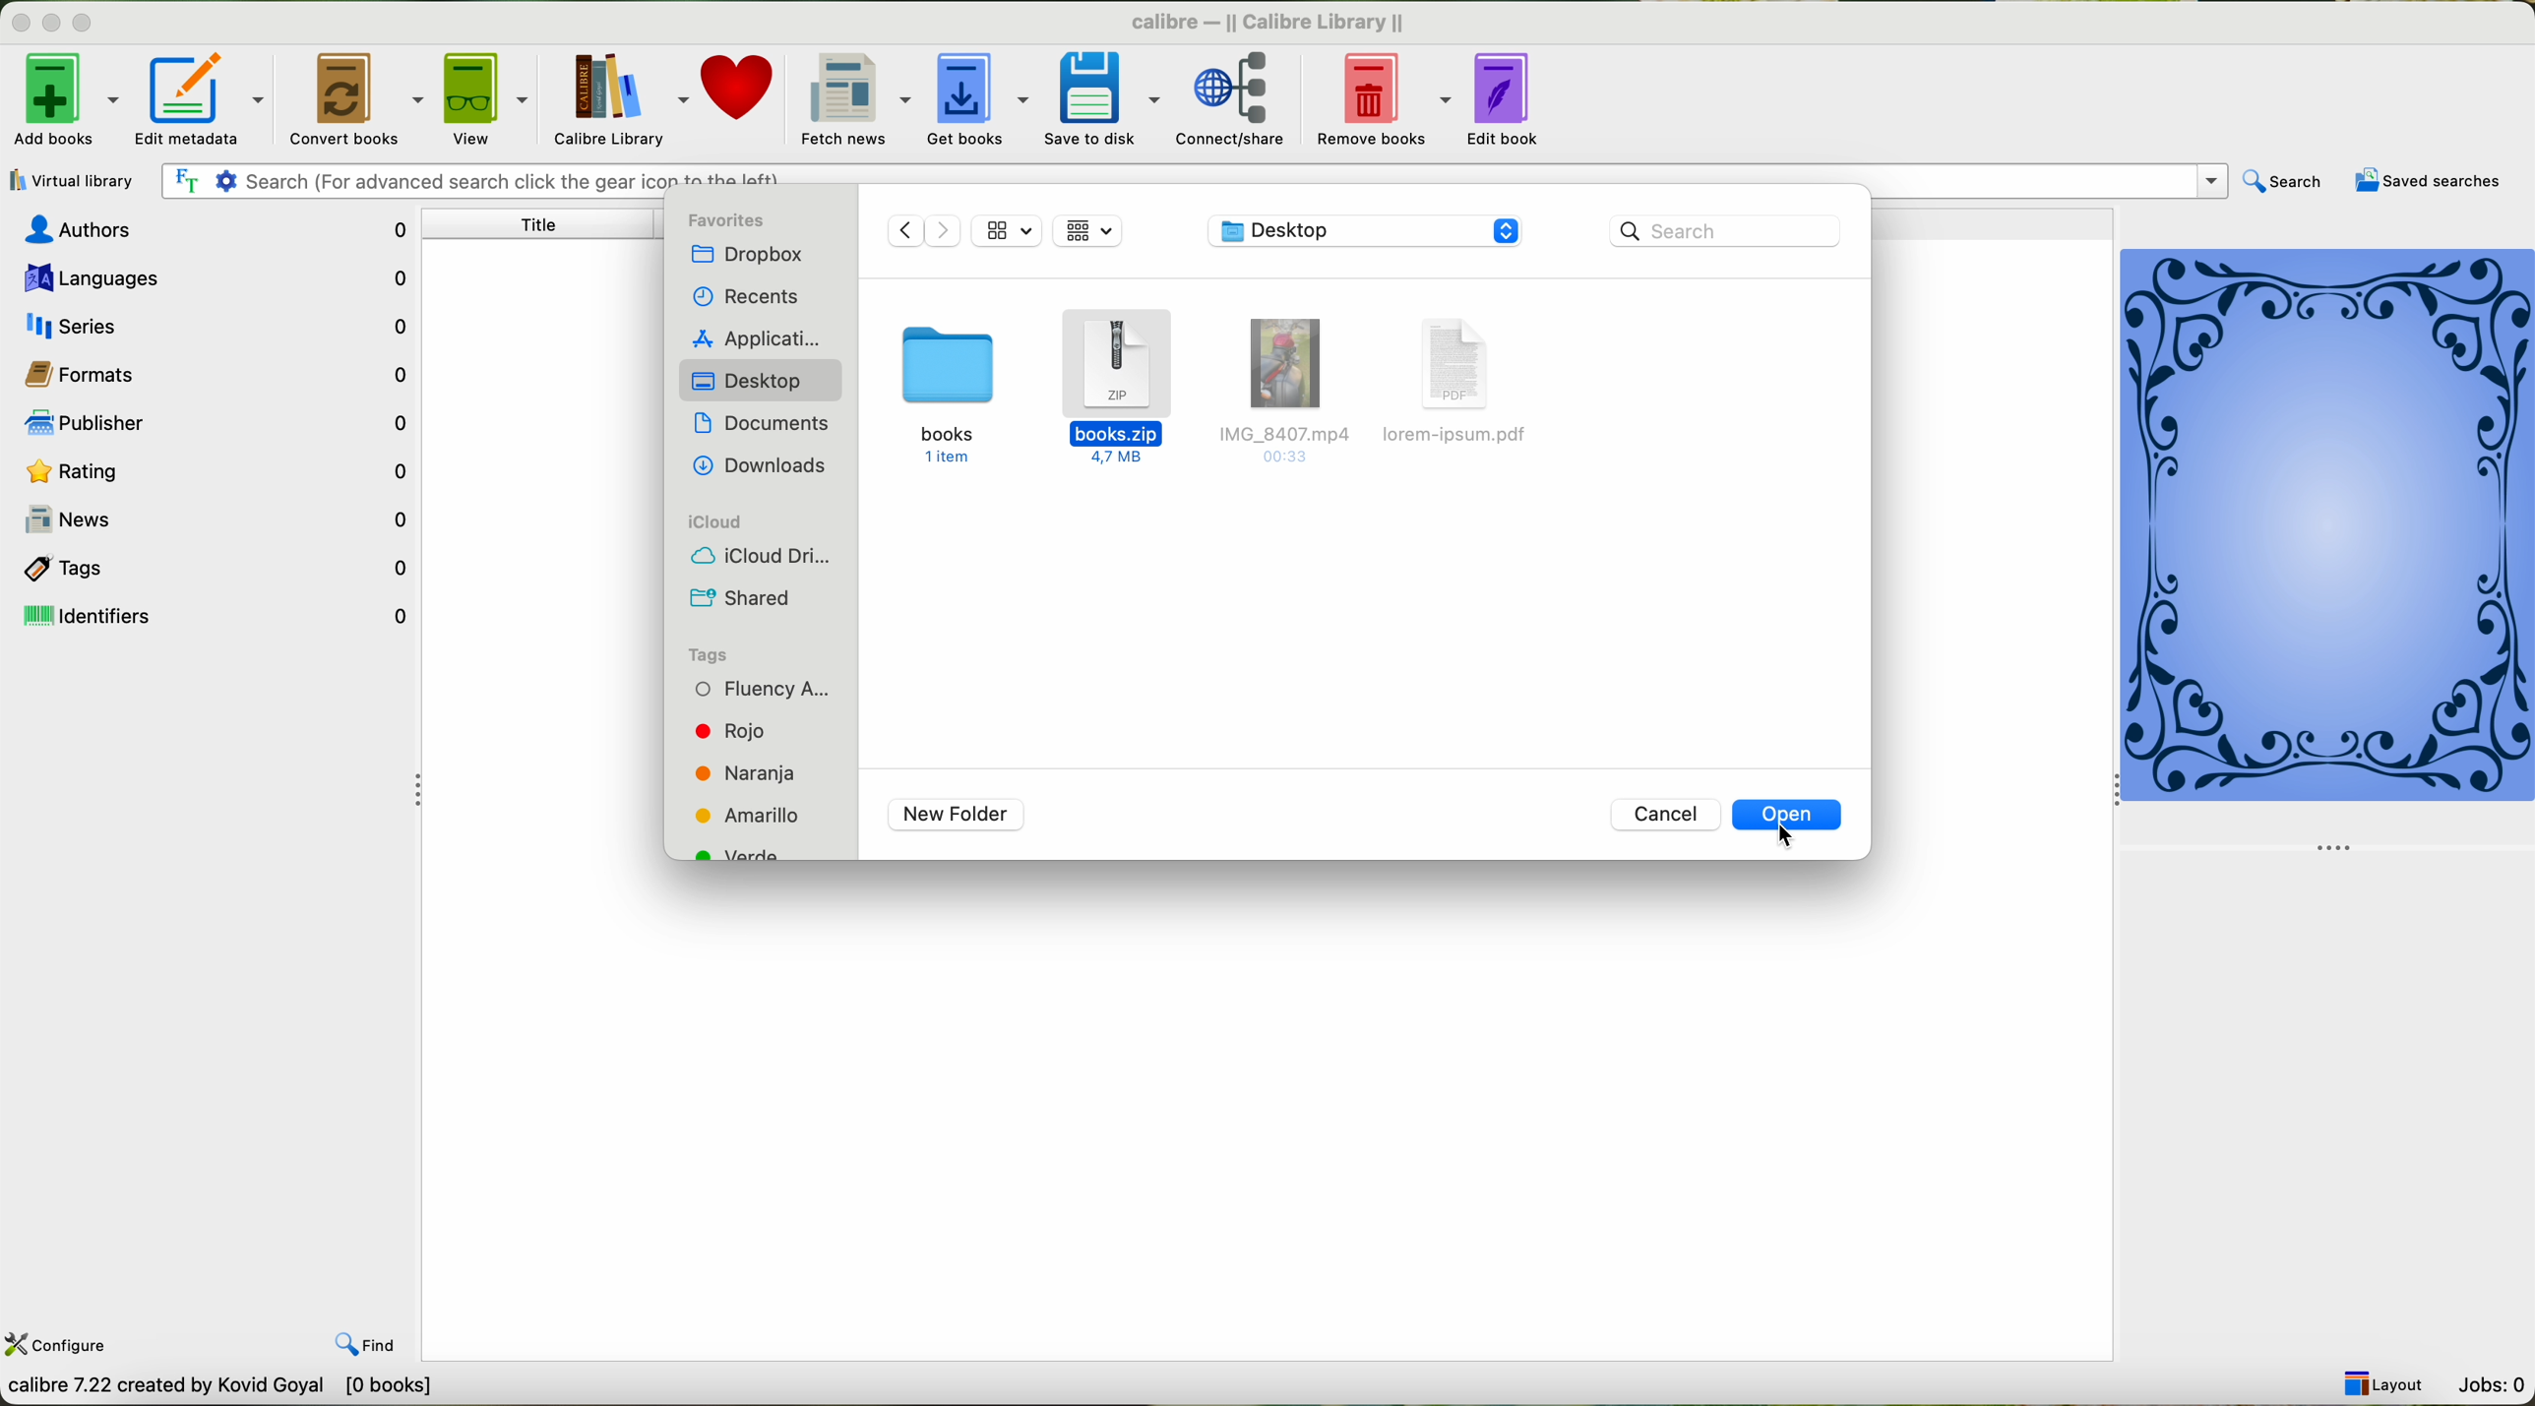  Describe the element at coordinates (213, 566) in the screenshot. I see `tags` at that location.